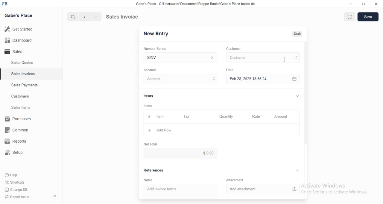 This screenshot has width=383, height=204. Describe the element at coordinates (182, 79) in the screenshot. I see `Account` at that location.